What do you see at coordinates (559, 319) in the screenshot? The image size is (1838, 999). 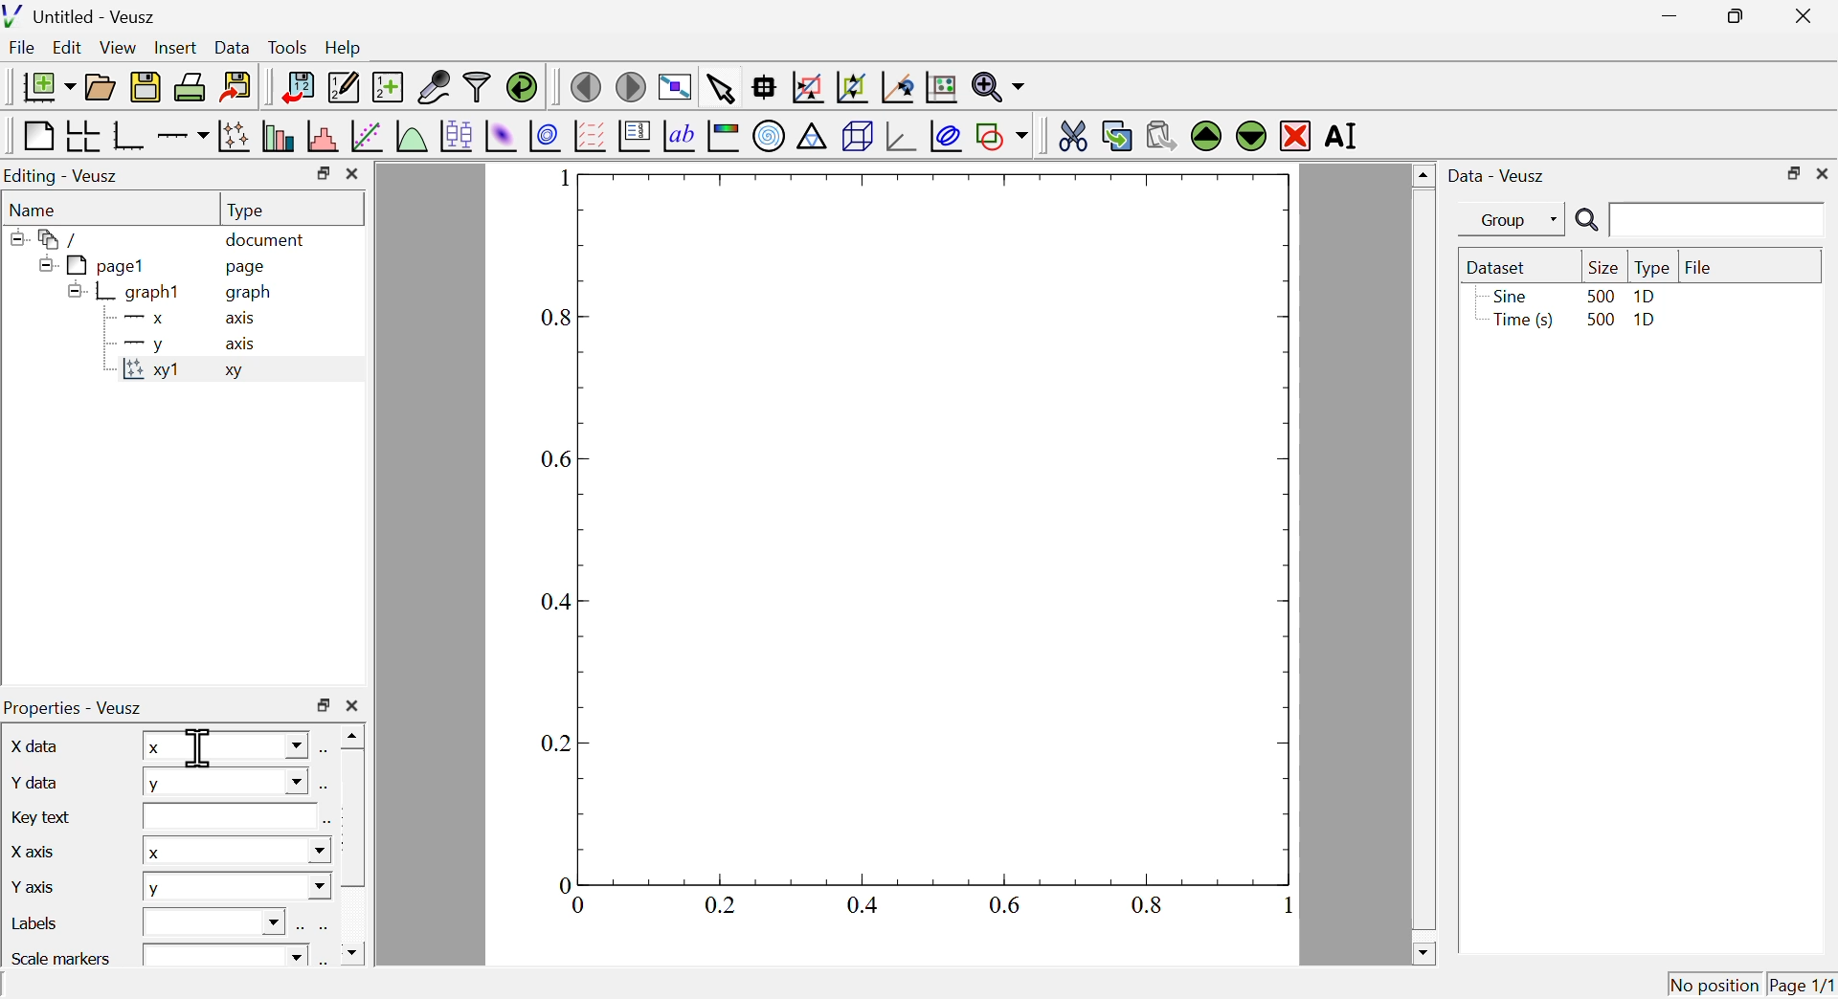 I see `0.8` at bounding box center [559, 319].